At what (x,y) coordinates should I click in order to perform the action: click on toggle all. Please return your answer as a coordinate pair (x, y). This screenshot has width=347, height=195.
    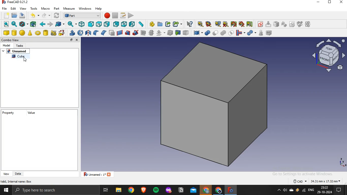
    Looking at the image, I should click on (233, 24).